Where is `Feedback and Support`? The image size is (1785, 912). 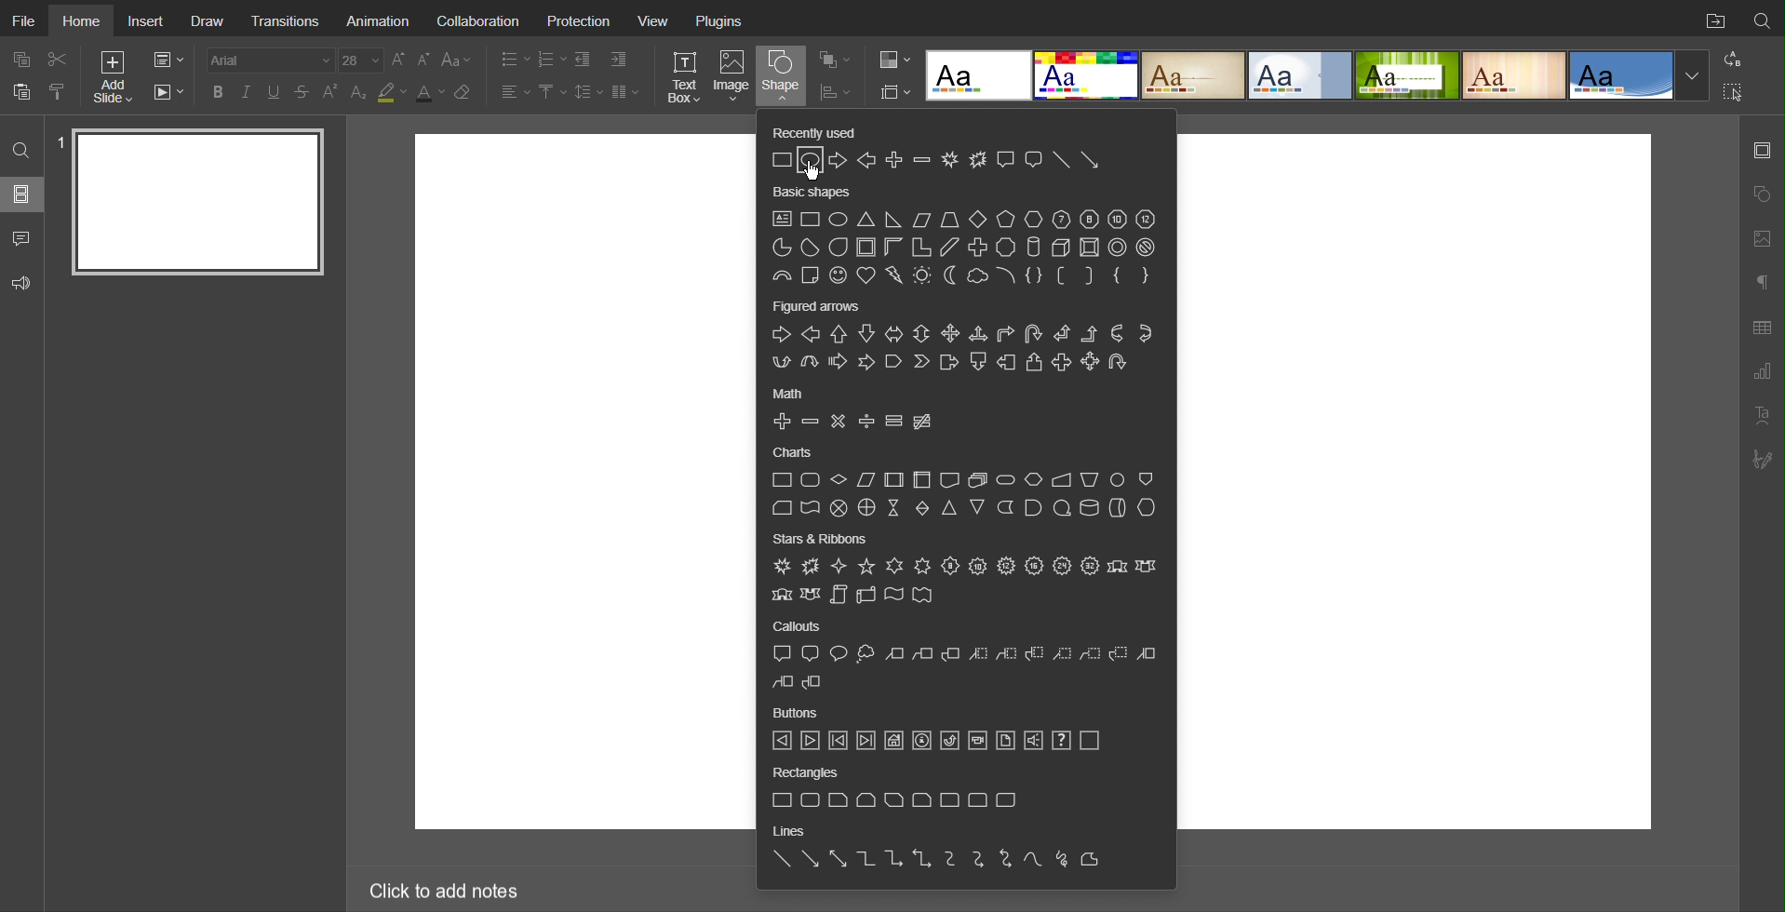
Feedback and Support is located at coordinates (21, 284).